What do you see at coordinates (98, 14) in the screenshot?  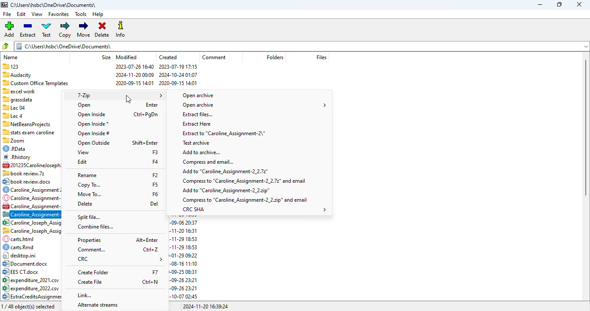 I see `help` at bounding box center [98, 14].